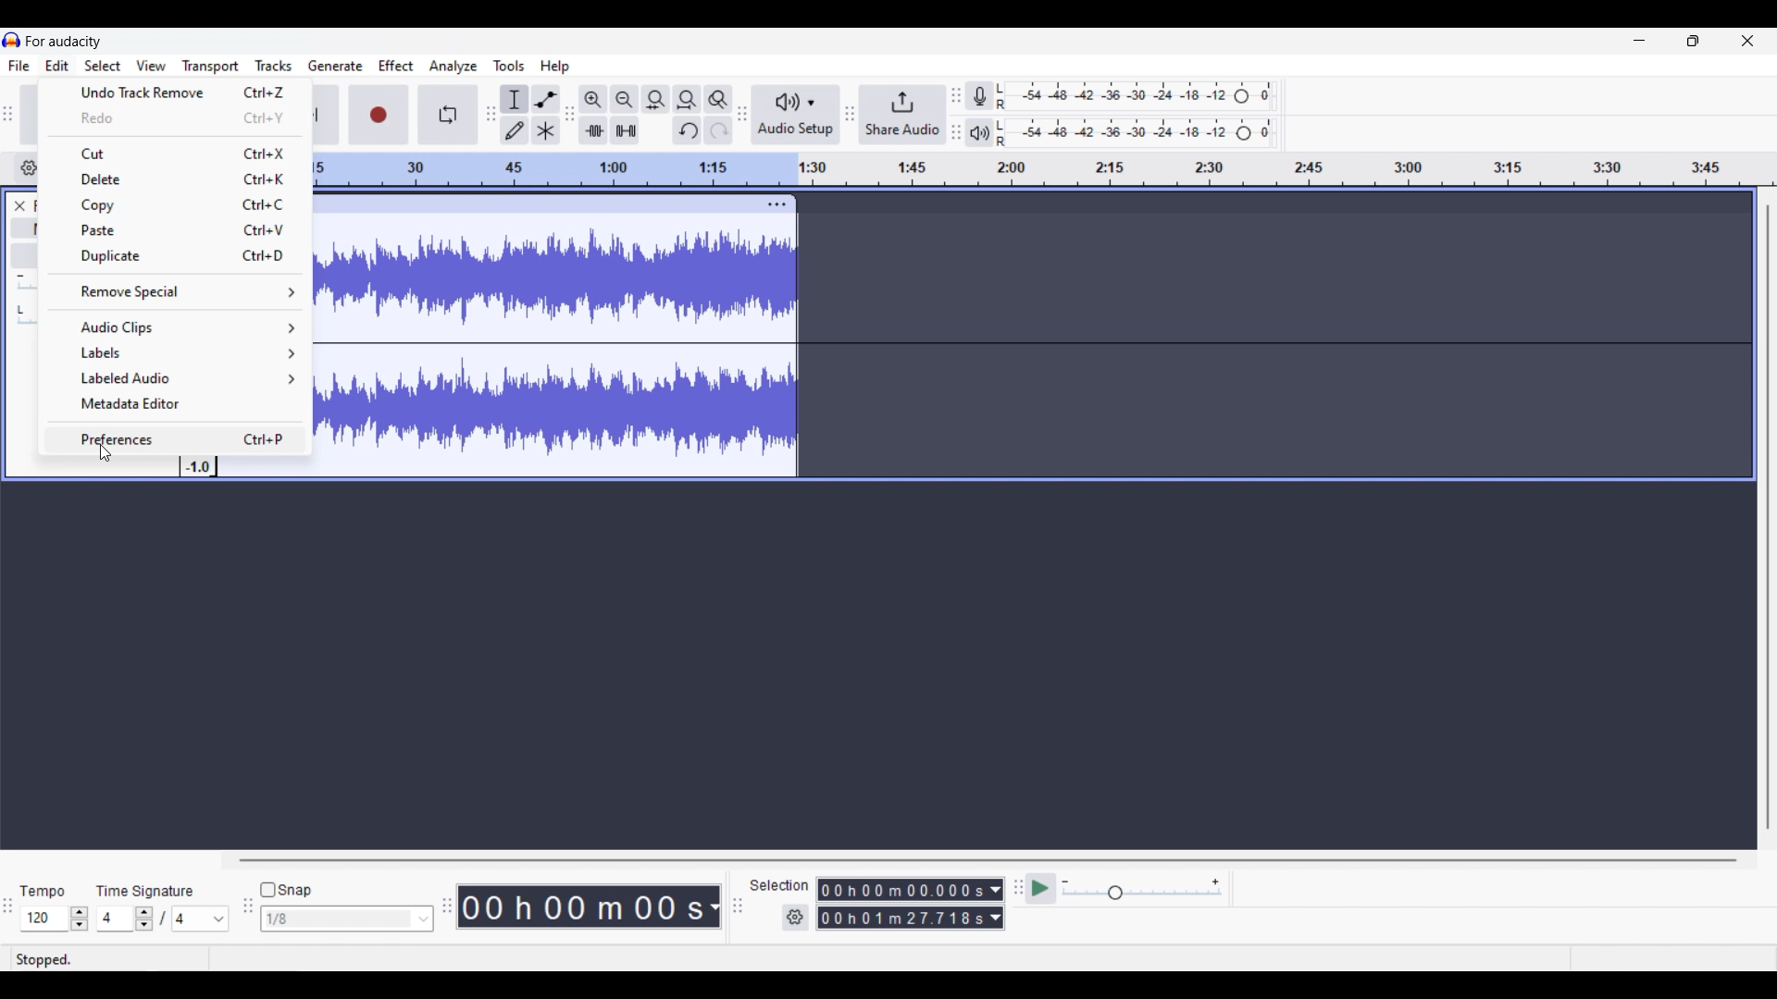  Describe the element at coordinates (150, 65) in the screenshot. I see `View menu` at that location.